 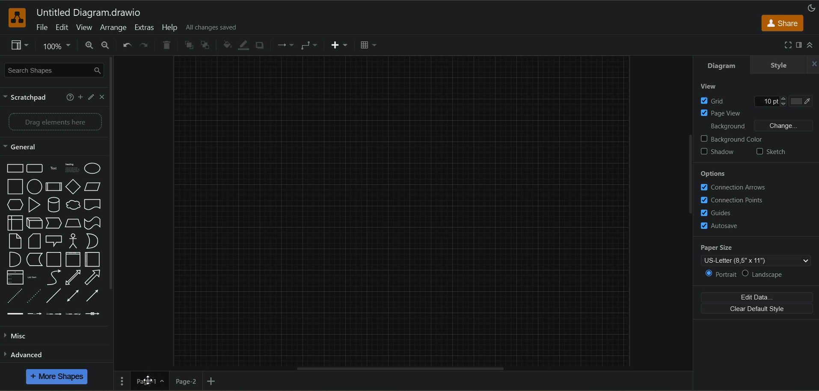 I want to click on collapse/expand, so click(x=811, y=44).